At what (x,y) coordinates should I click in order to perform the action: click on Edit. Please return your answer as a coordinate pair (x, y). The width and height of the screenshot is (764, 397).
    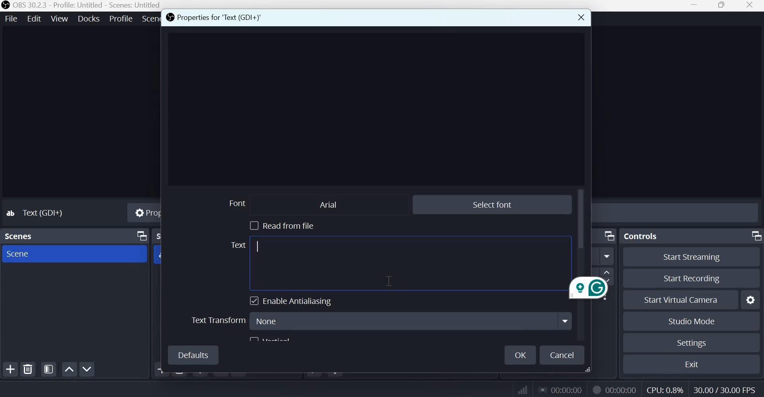
    Looking at the image, I should click on (35, 19).